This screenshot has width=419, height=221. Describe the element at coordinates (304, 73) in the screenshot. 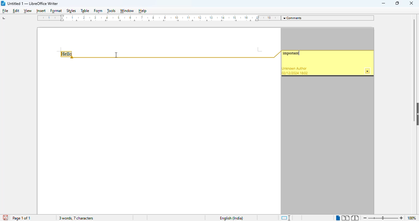

I see `18:02` at that location.